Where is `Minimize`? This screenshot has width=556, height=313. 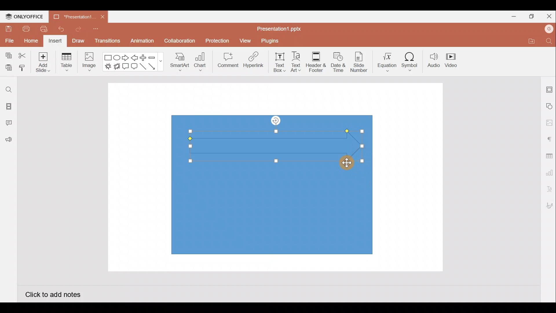
Minimize is located at coordinates (511, 15).